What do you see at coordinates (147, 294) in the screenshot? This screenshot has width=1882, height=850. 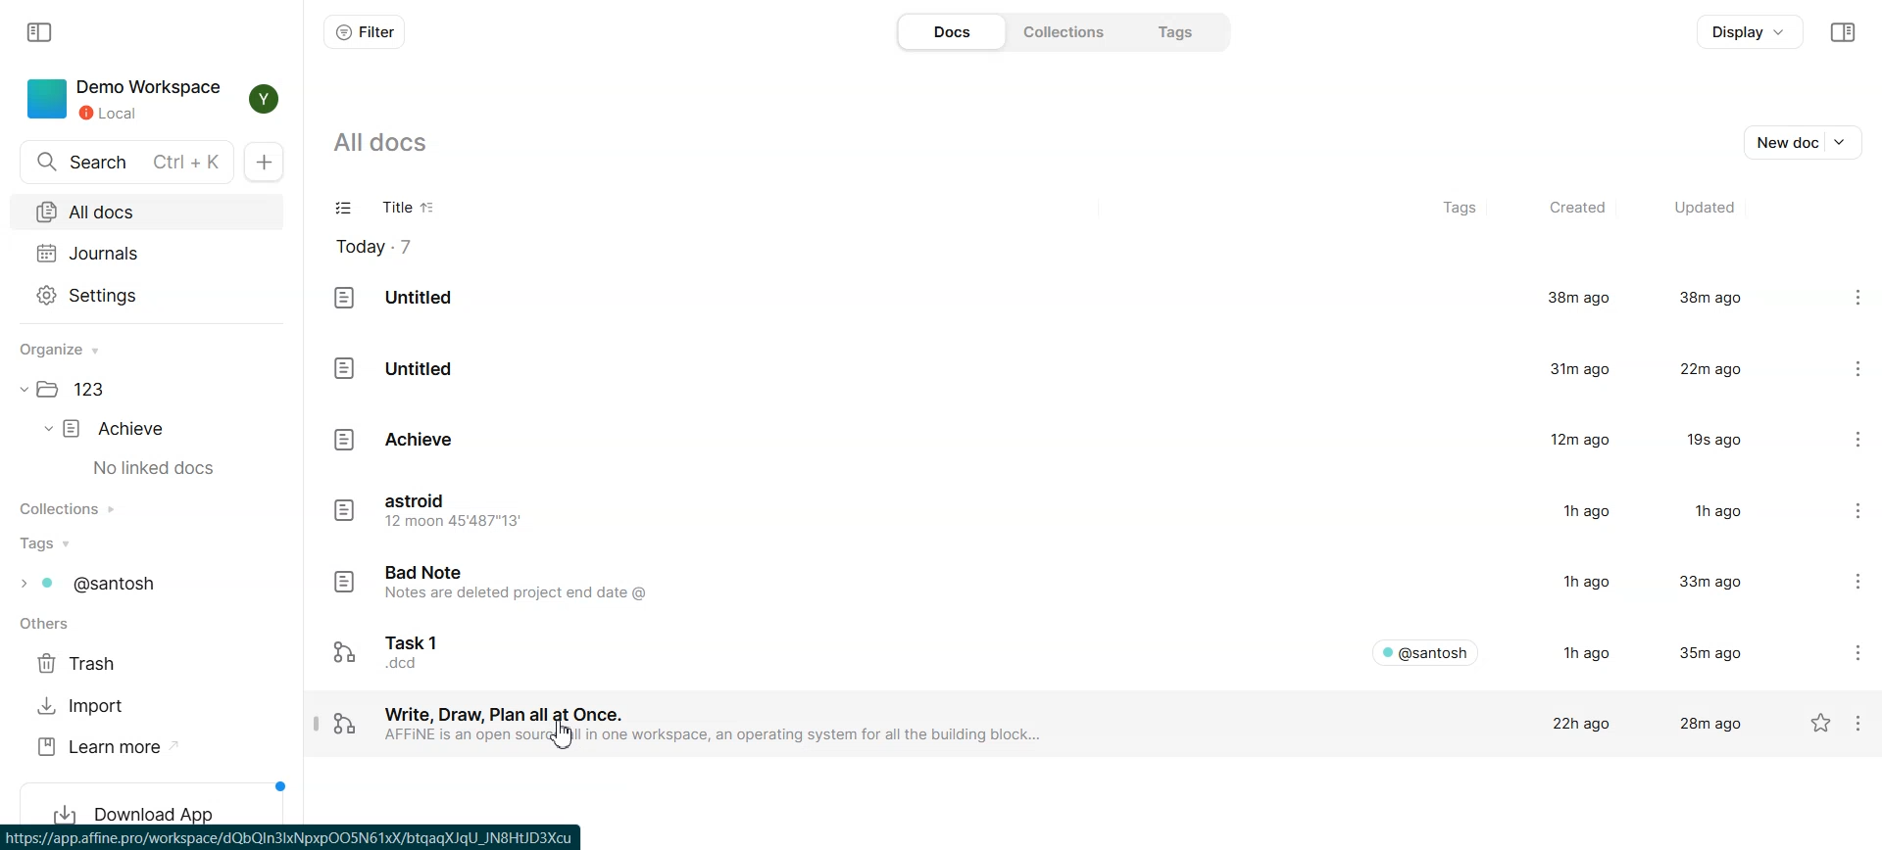 I see `Settings` at bounding box center [147, 294].